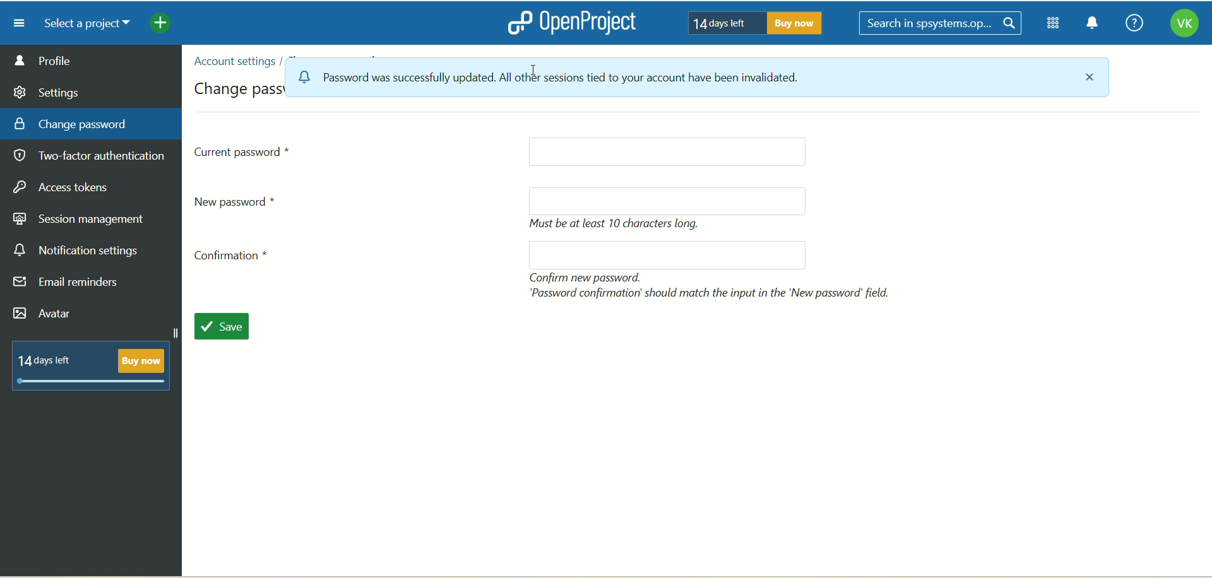  I want to click on avatar, so click(45, 315).